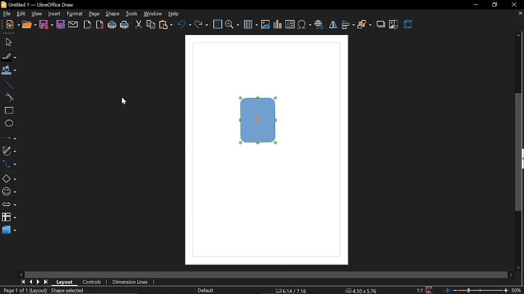 The height and width of the screenshot is (294, 524). Describe the element at coordinates (8, 124) in the screenshot. I see `ellipse` at that location.